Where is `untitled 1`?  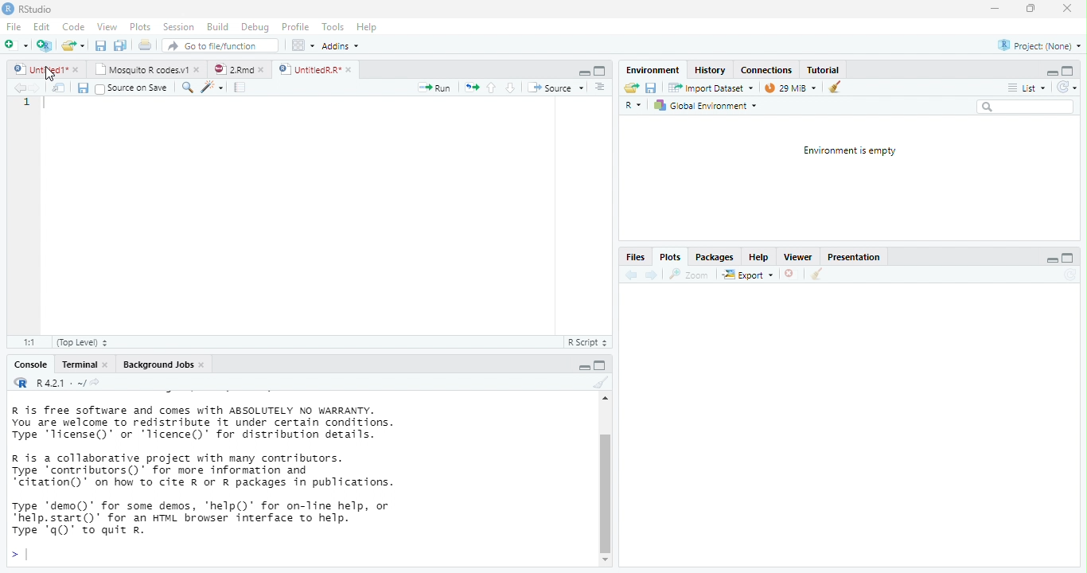 untitled 1 is located at coordinates (37, 68).